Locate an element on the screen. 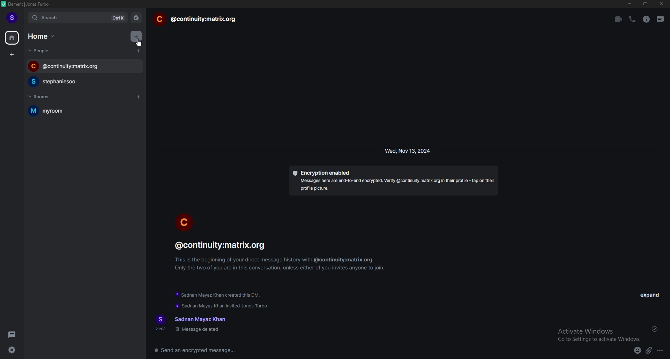 This screenshot has height=359, width=670. chat is located at coordinates (85, 66).